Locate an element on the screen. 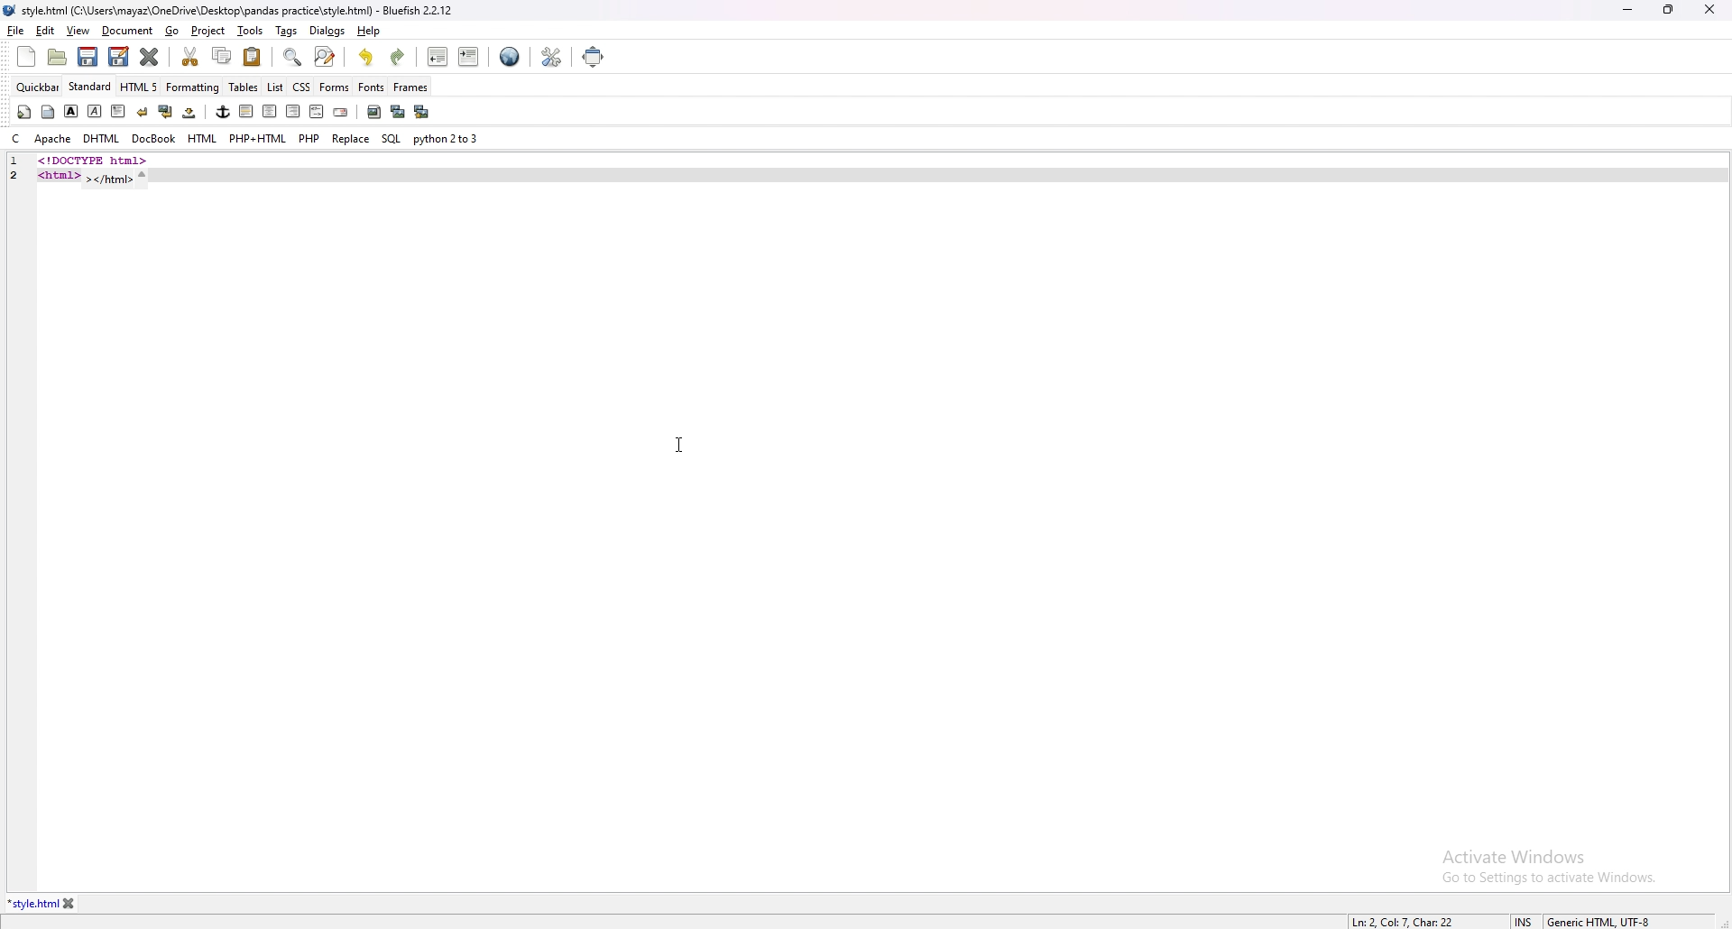 This screenshot has height=929, width=1732. body is located at coordinates (50, 110).